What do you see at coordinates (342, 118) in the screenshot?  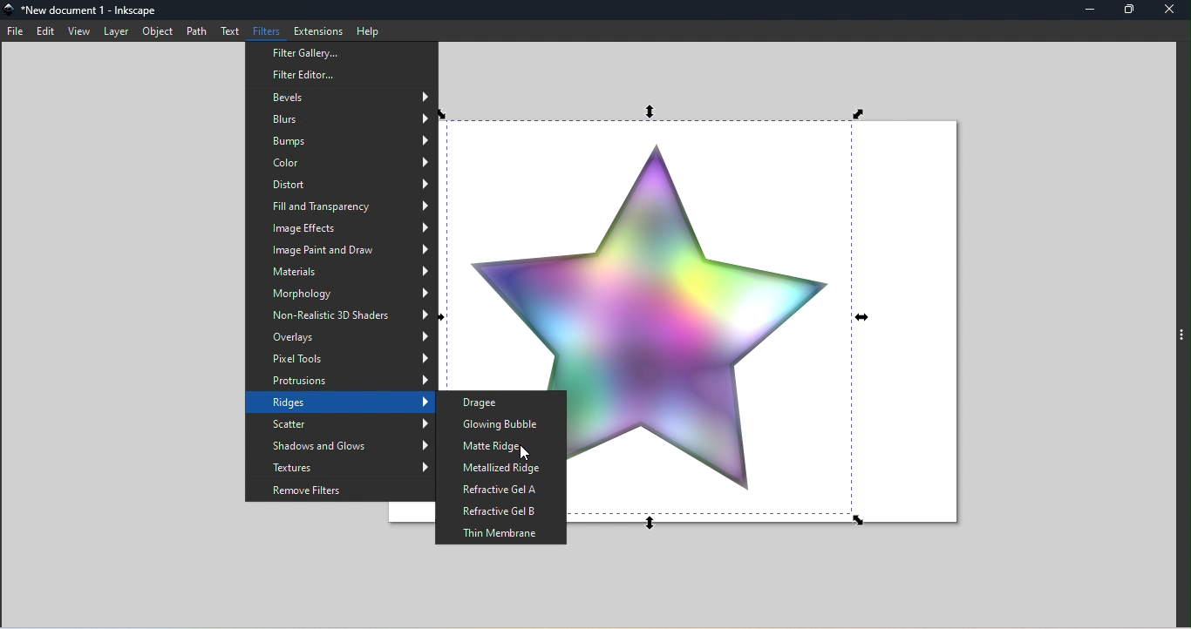 I see `Blurs` at bounding box center [342, 118].